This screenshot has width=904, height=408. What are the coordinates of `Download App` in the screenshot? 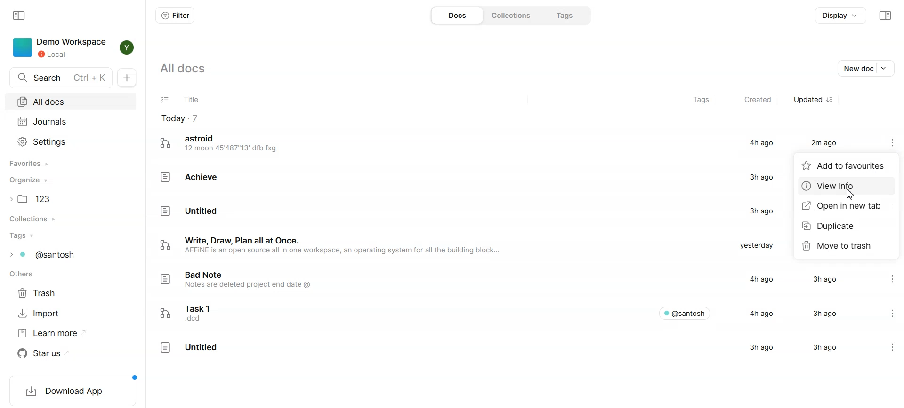 It's located at (72, 392).